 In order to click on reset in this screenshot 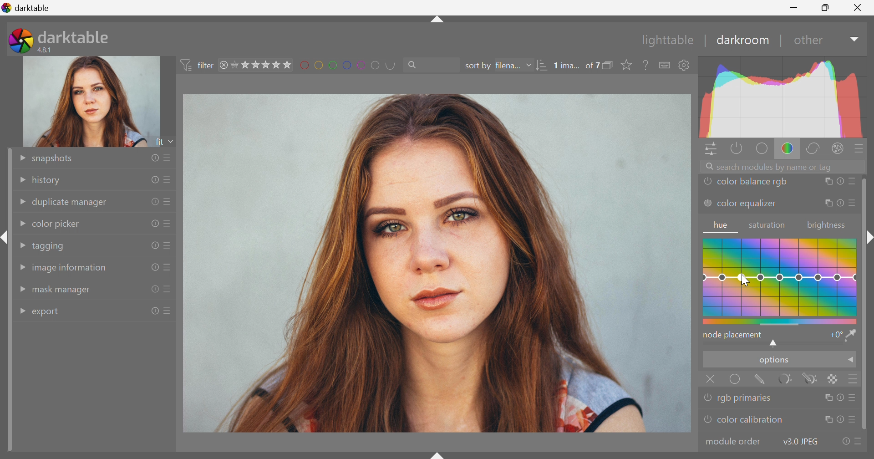, I will do `click(154, 178)`.